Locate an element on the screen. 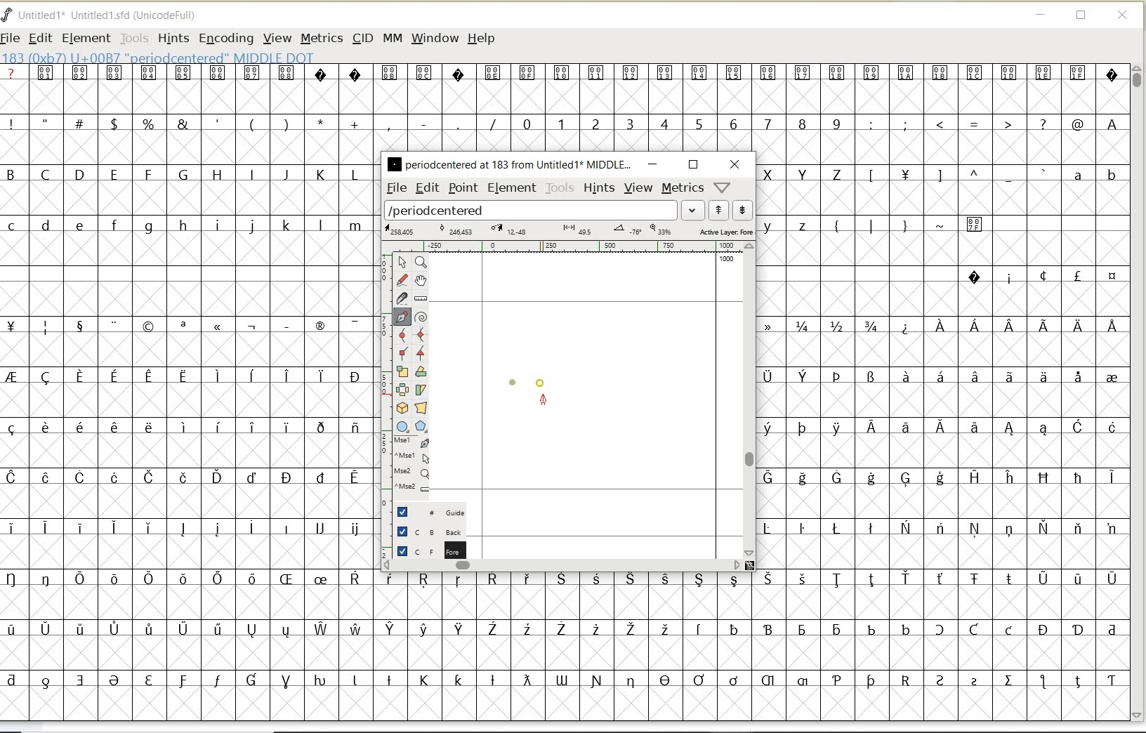 Image resolution: width=1146 pixels, height=733 pixels. special characters is located at coordinates (748, 635).